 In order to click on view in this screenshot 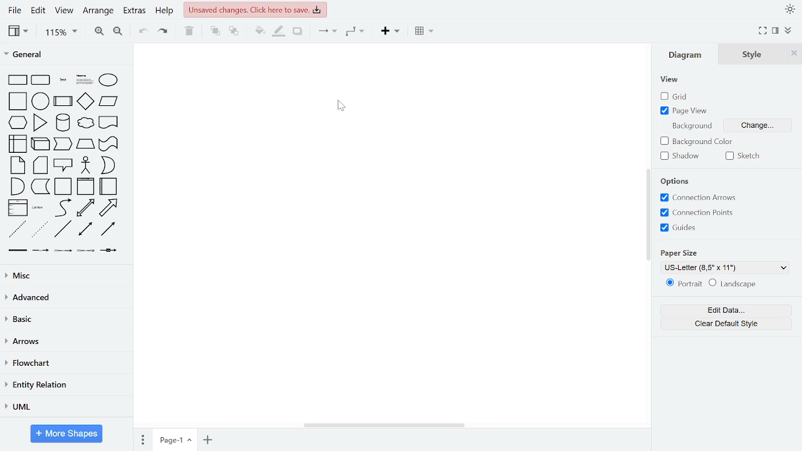, I will do `click(669, 81)`.